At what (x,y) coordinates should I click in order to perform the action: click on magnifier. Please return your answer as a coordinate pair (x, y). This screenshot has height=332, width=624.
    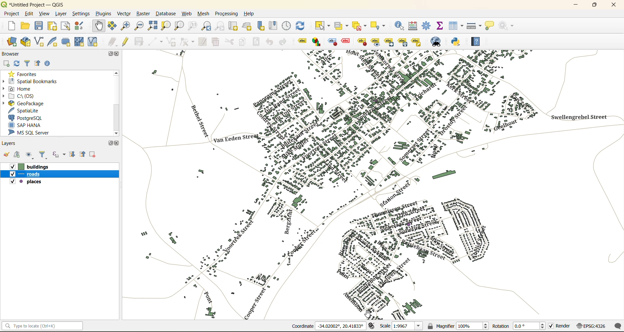
    Looking at the image, I should click on (457, 326).